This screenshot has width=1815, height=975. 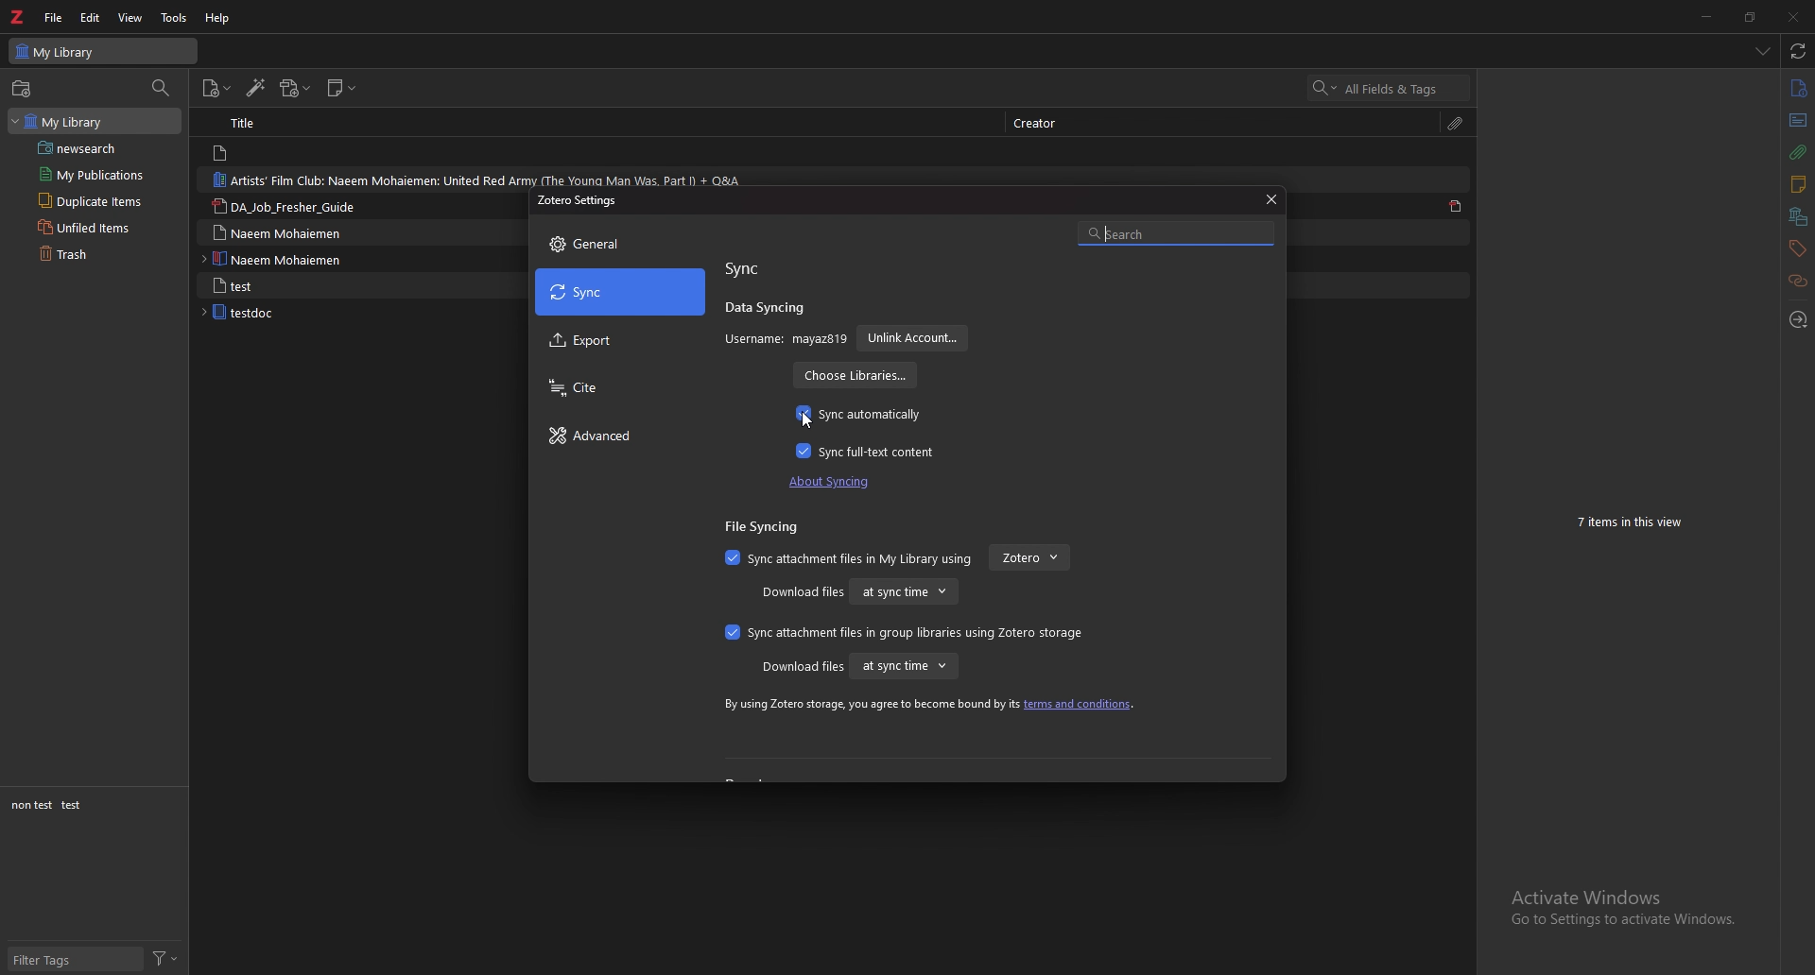 I want to click on unfiled items, so click(x=99, y=228).